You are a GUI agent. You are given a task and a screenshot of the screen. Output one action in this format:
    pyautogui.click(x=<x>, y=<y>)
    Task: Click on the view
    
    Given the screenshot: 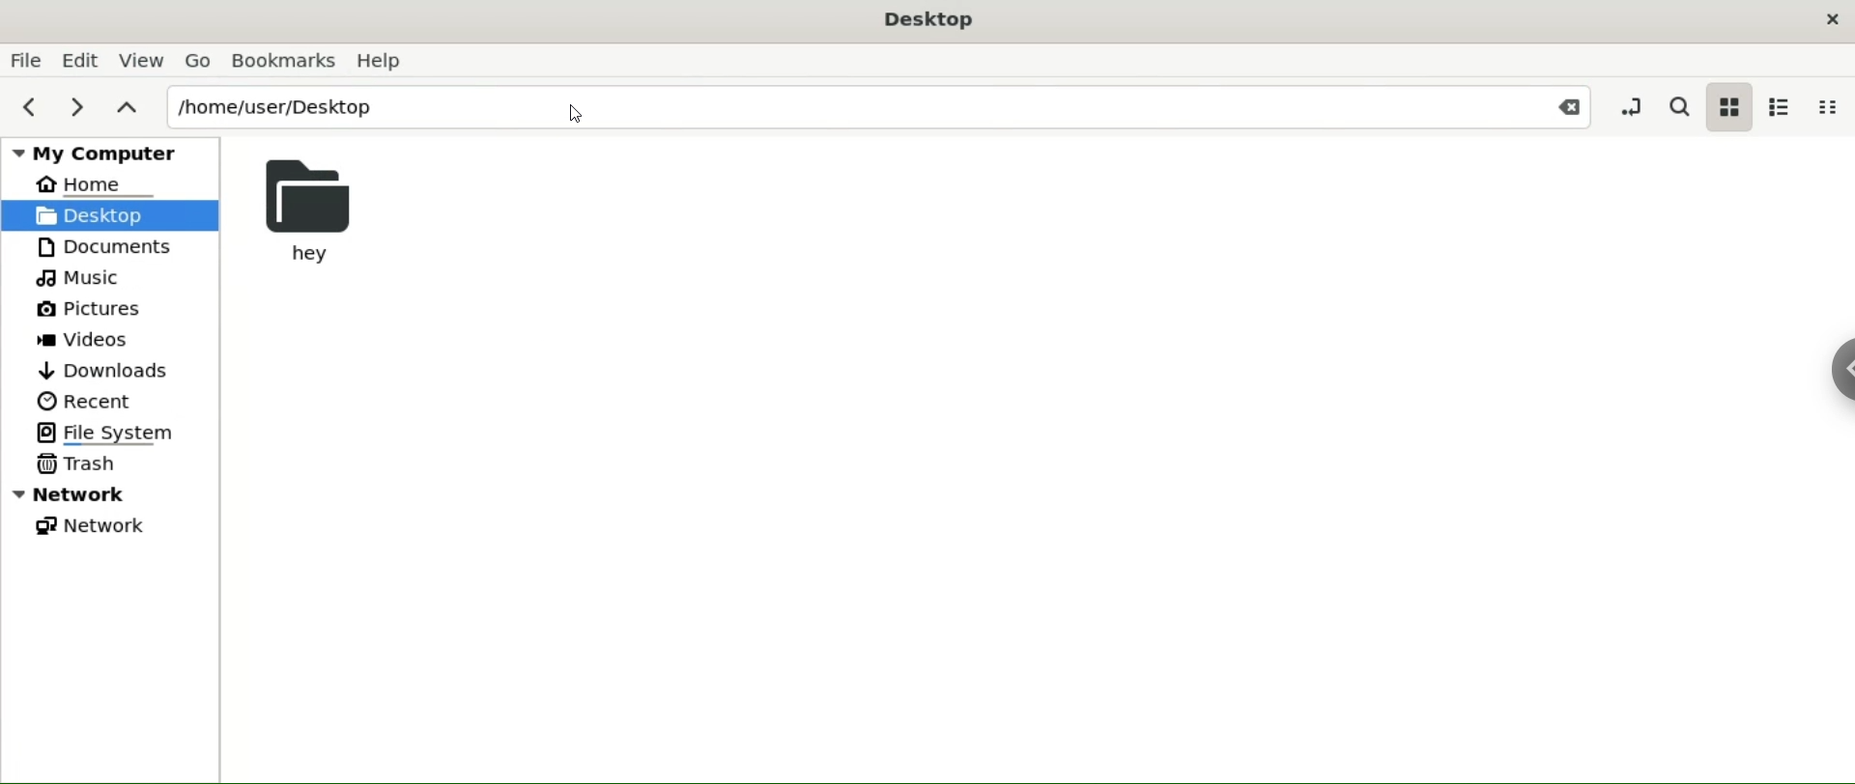 What is the action you would take?
    pyautogui.click(x=142, y=61)
    